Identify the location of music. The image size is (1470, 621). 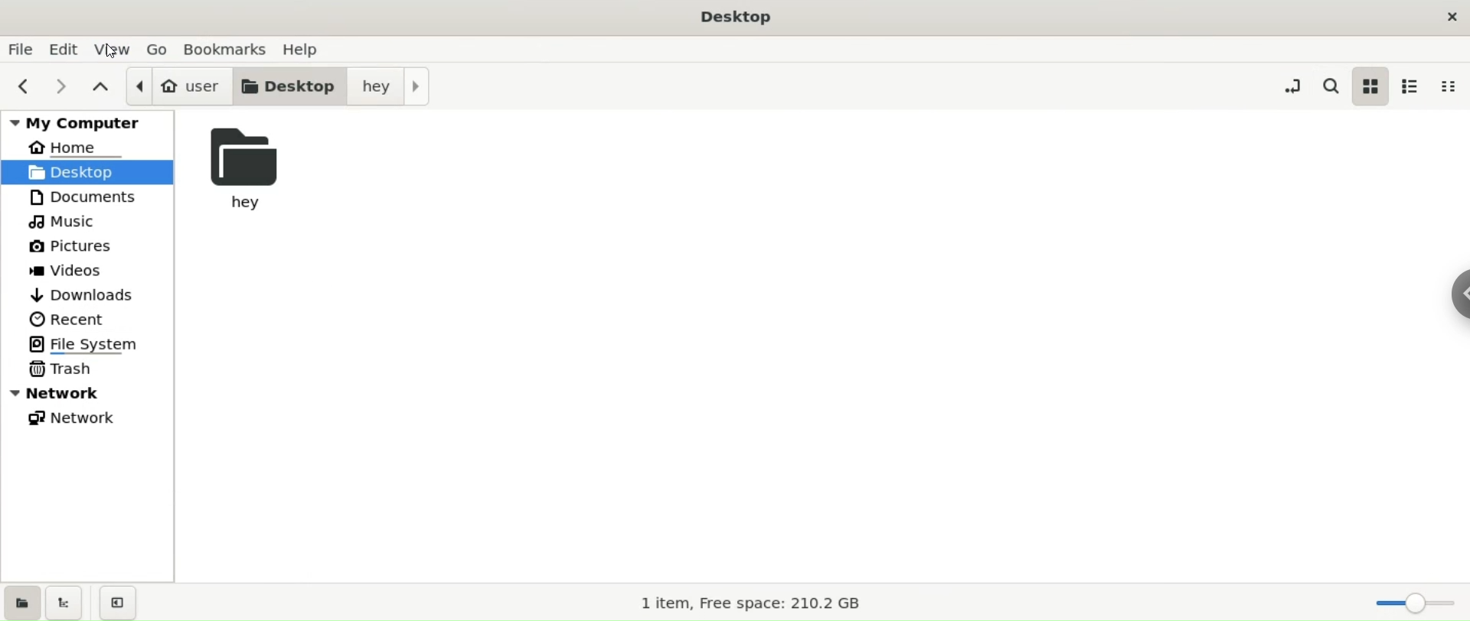
(96, 223).